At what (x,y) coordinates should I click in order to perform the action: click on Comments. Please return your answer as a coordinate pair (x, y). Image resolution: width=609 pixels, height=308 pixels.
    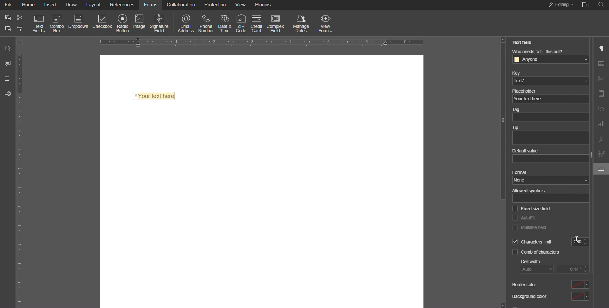
    Looking at the image, I should click on (7, 63).